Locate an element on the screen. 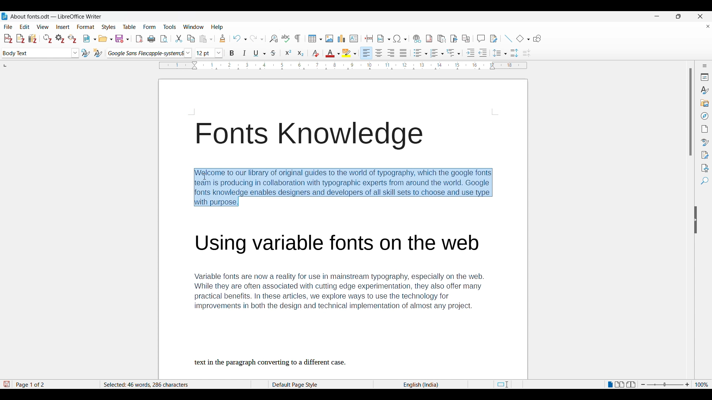  Software logo is located at coordinates (4, 16).